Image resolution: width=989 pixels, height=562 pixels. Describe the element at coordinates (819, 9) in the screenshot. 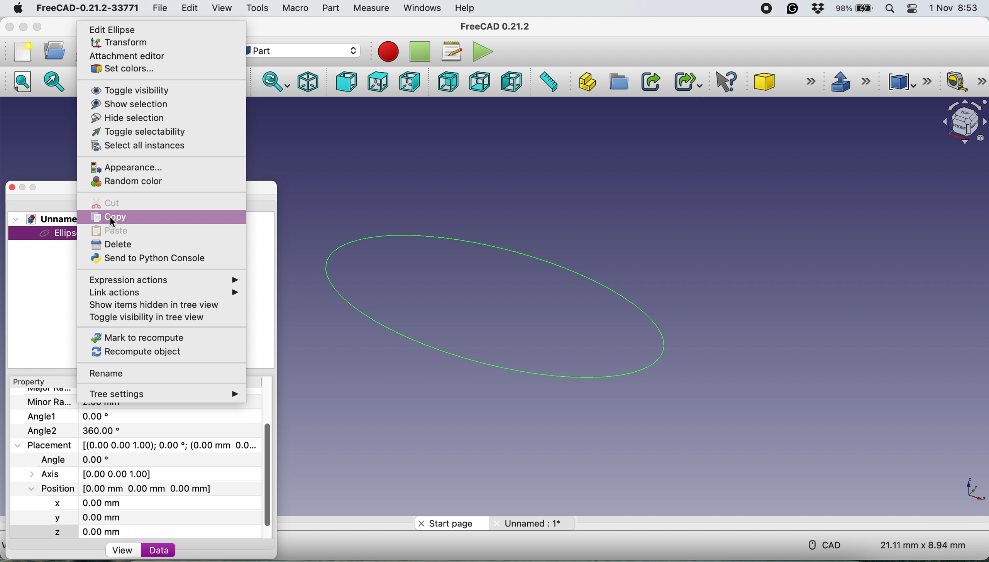

I see `dropbox` at that location.